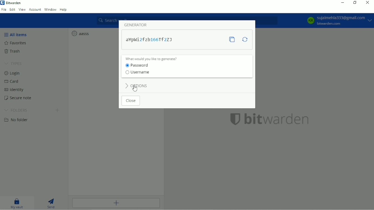 Image resolution: width=374 pixels, height=210 pixels. Describe the element at coordinates (12, 10) in the screenshot. I see `Edit` at that location.